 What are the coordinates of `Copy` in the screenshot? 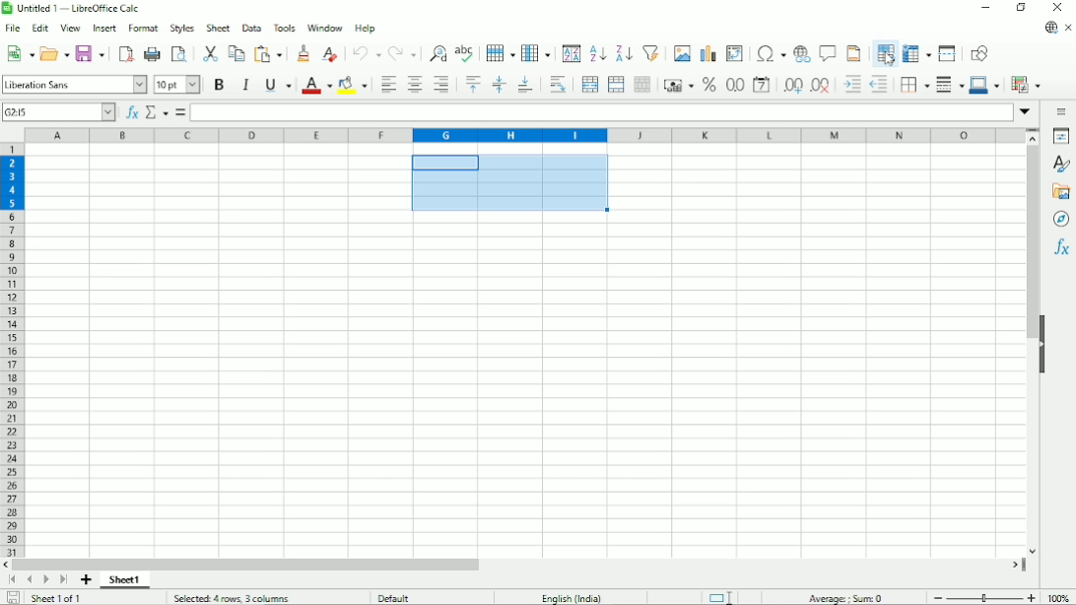 It's located at (235, 53).